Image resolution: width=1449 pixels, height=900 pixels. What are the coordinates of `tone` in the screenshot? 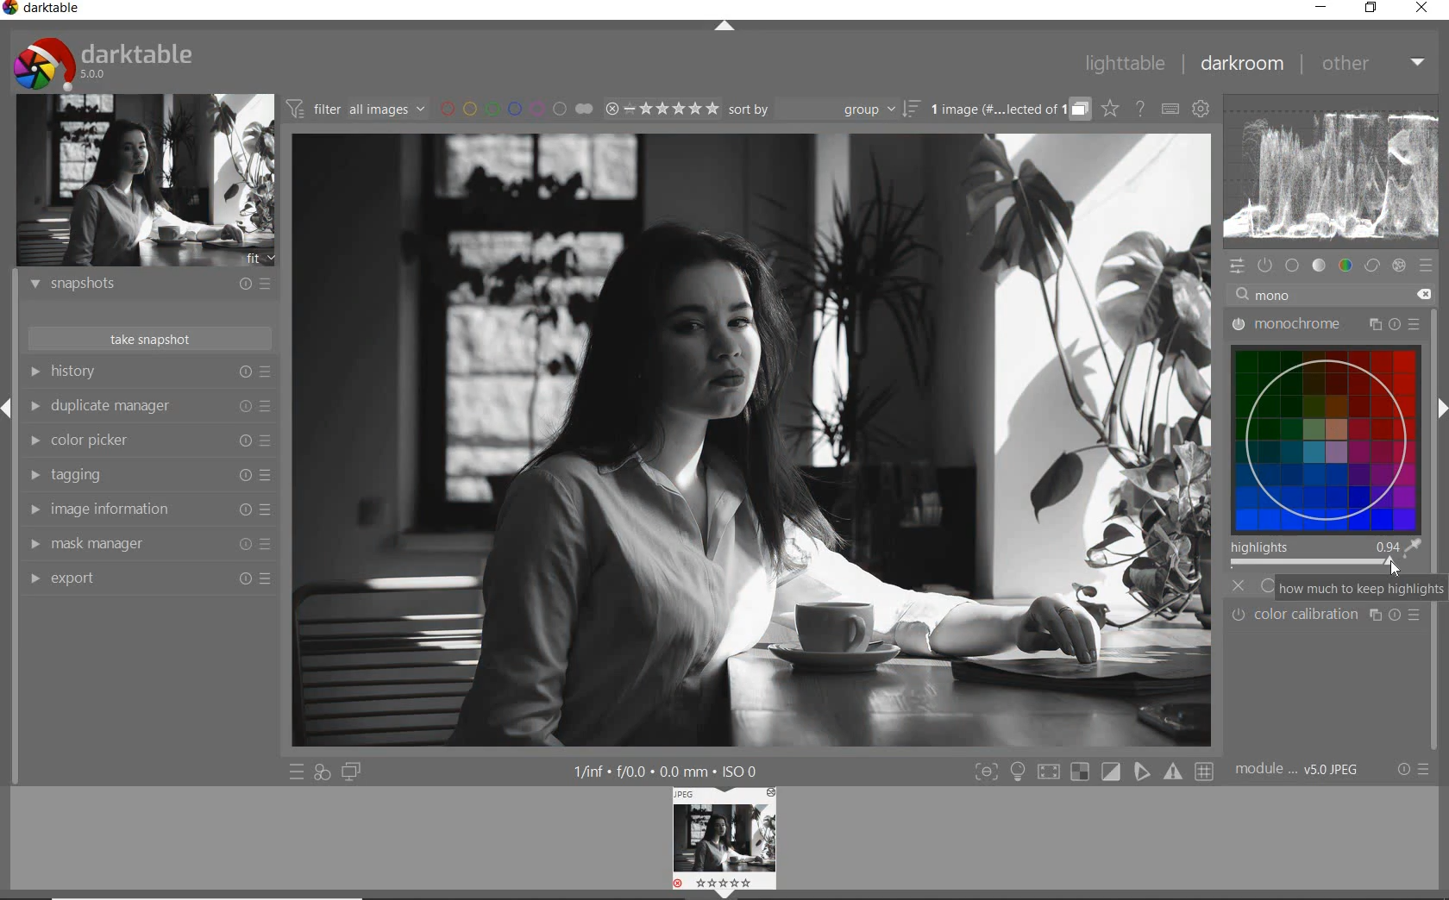 It's located at (1320, 266).